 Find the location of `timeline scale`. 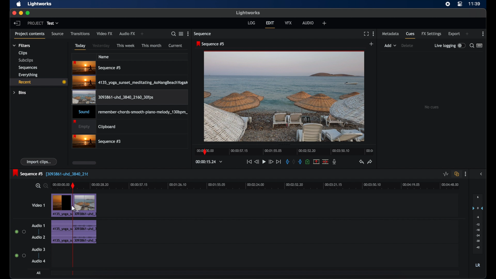

timeline scale is located at coordinates (258, 186).